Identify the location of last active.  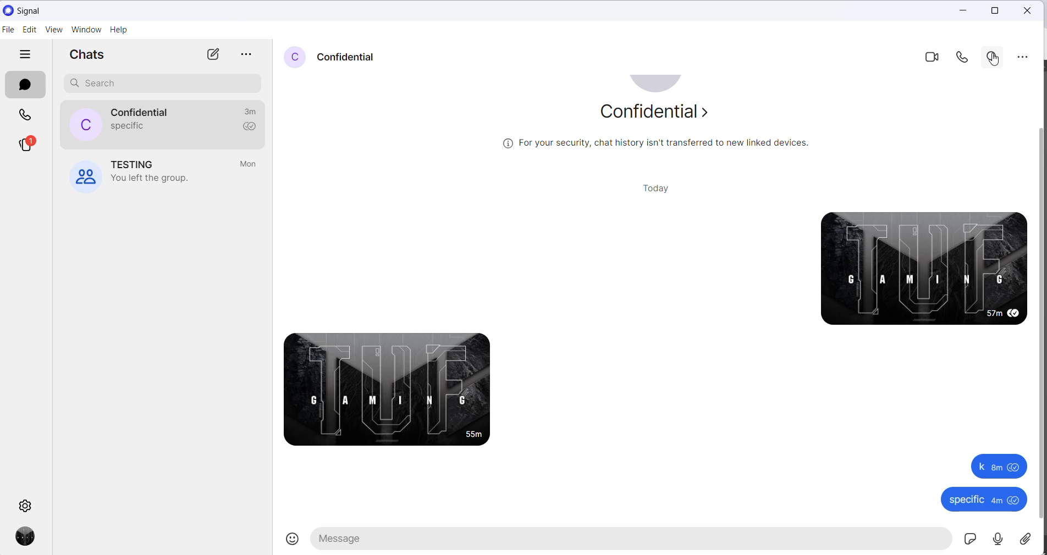
(250, 165).